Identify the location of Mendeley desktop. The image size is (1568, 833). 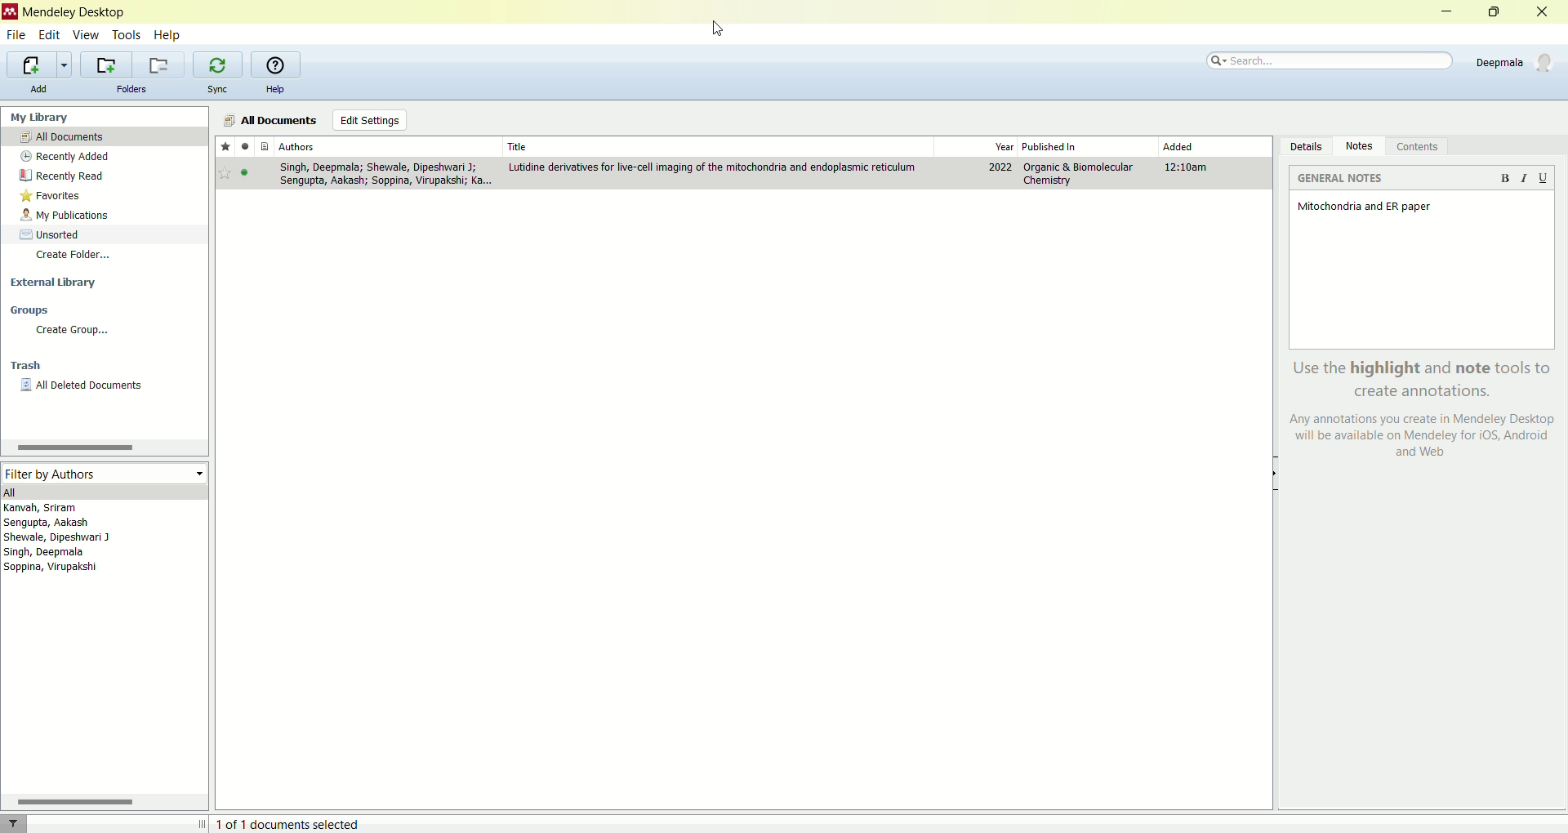
(76, 13).